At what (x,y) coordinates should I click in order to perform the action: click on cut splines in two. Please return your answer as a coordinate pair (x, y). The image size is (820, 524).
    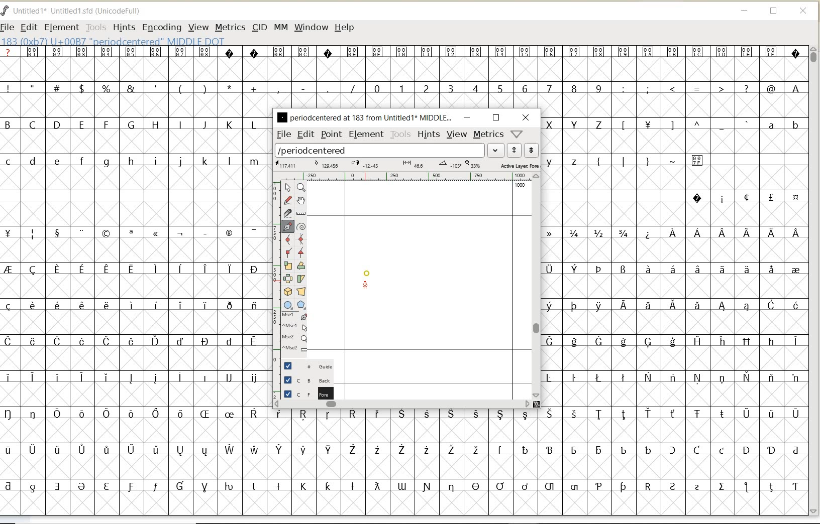
    Looking at the image, I should click on (287, 213).